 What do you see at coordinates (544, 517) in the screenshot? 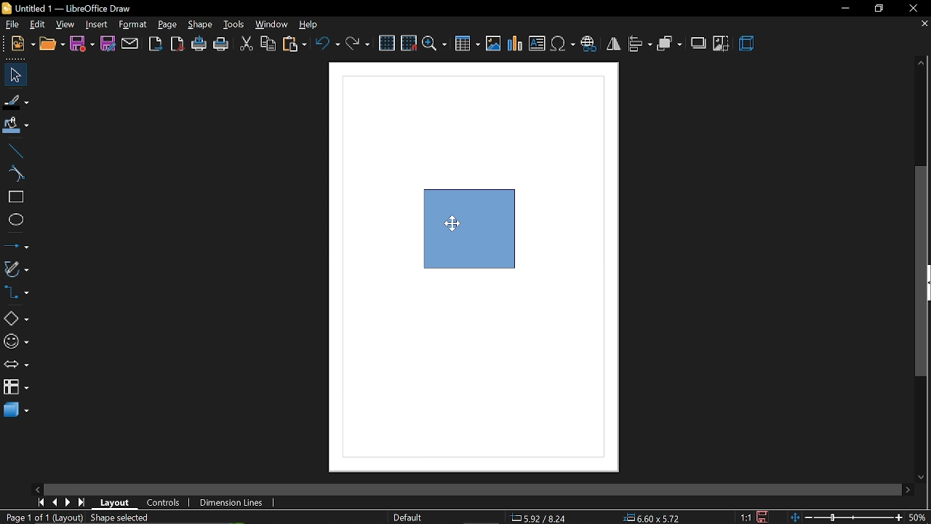
I see `co-ordinate (5.92/8.24)` at bounding box center [544, 517].